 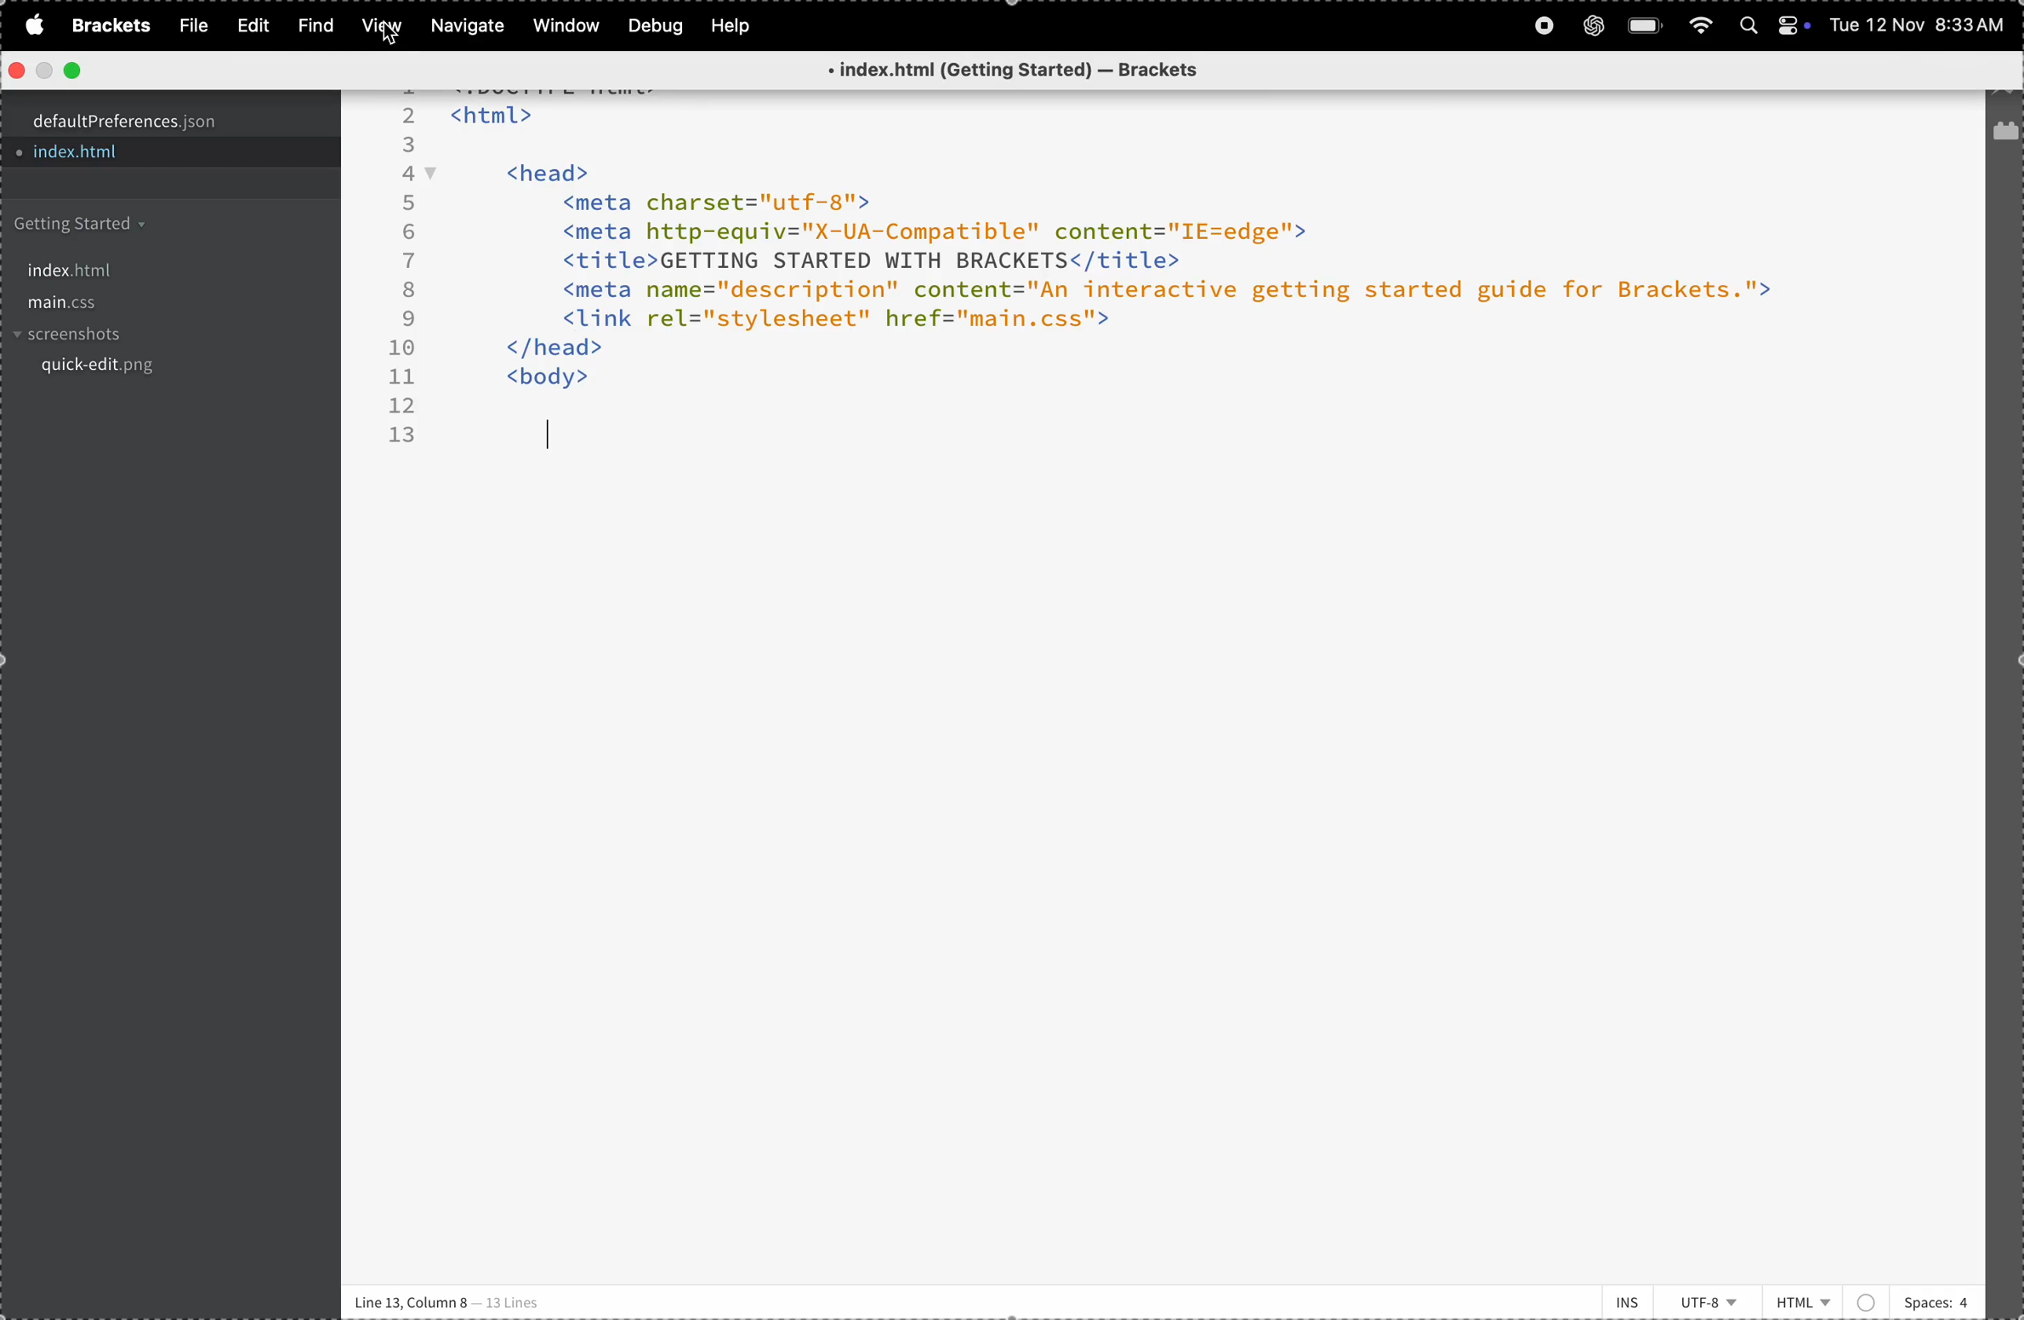 I want to click on maximize, so click(x=70, y=71).